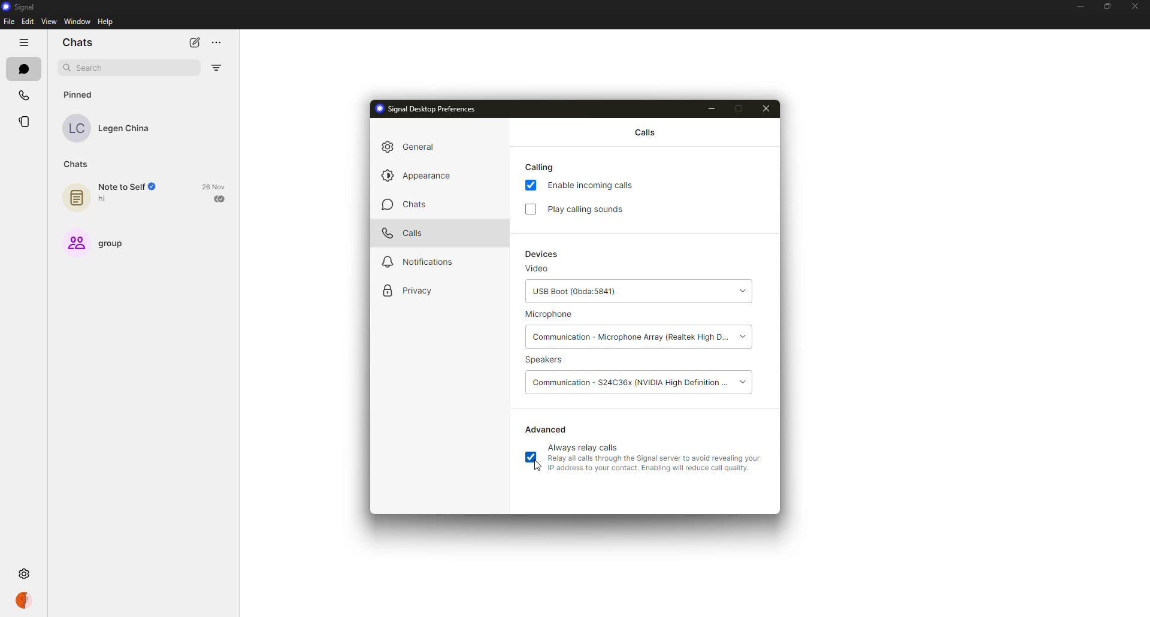 The width and height of the screenshot is (1150, 617). Describe the element at coordinates (630, 337) in the screenshot. I see `Communication - Microphone Array (Realtek High D...` at that location.